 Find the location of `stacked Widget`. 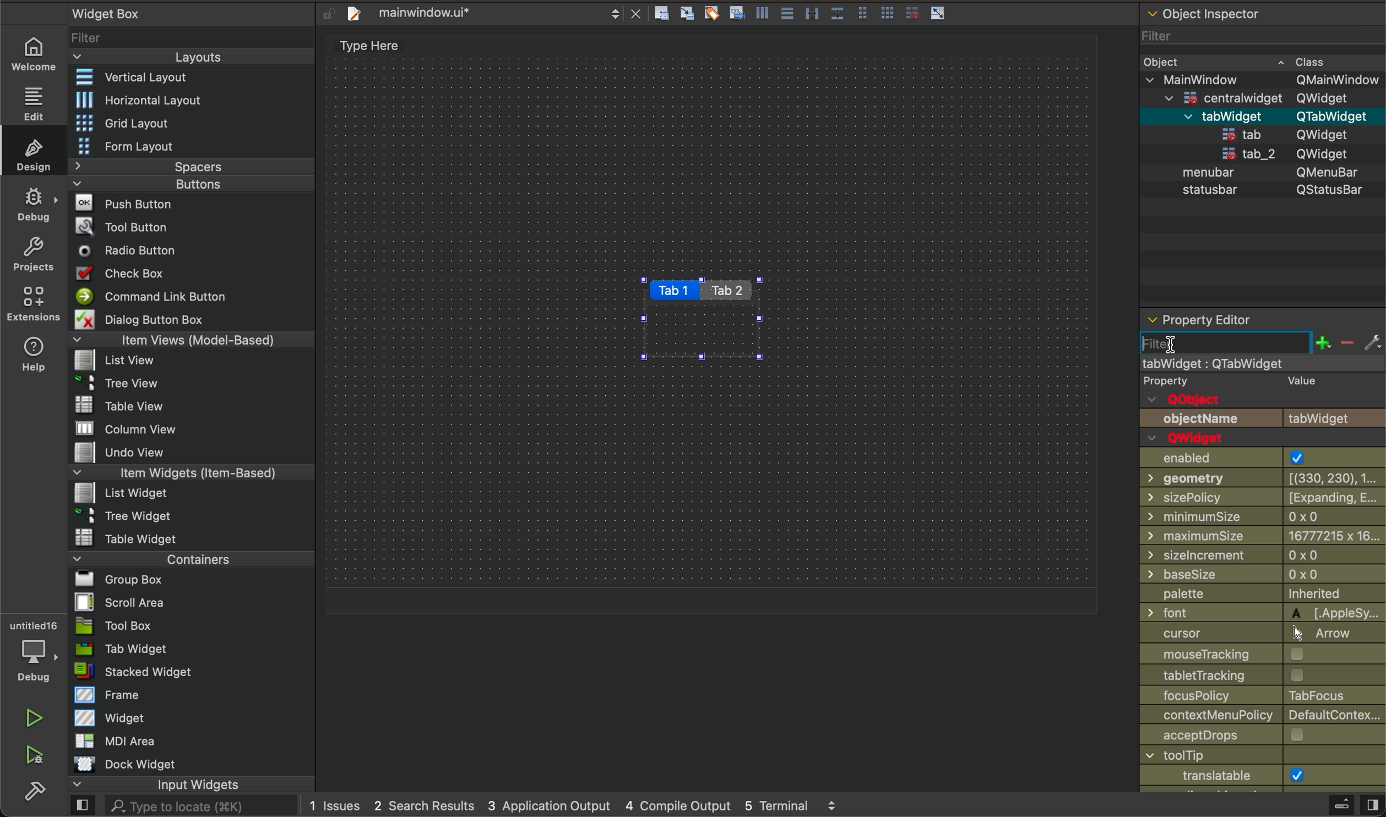

stacked Widget is located at coordinates (137, 671).